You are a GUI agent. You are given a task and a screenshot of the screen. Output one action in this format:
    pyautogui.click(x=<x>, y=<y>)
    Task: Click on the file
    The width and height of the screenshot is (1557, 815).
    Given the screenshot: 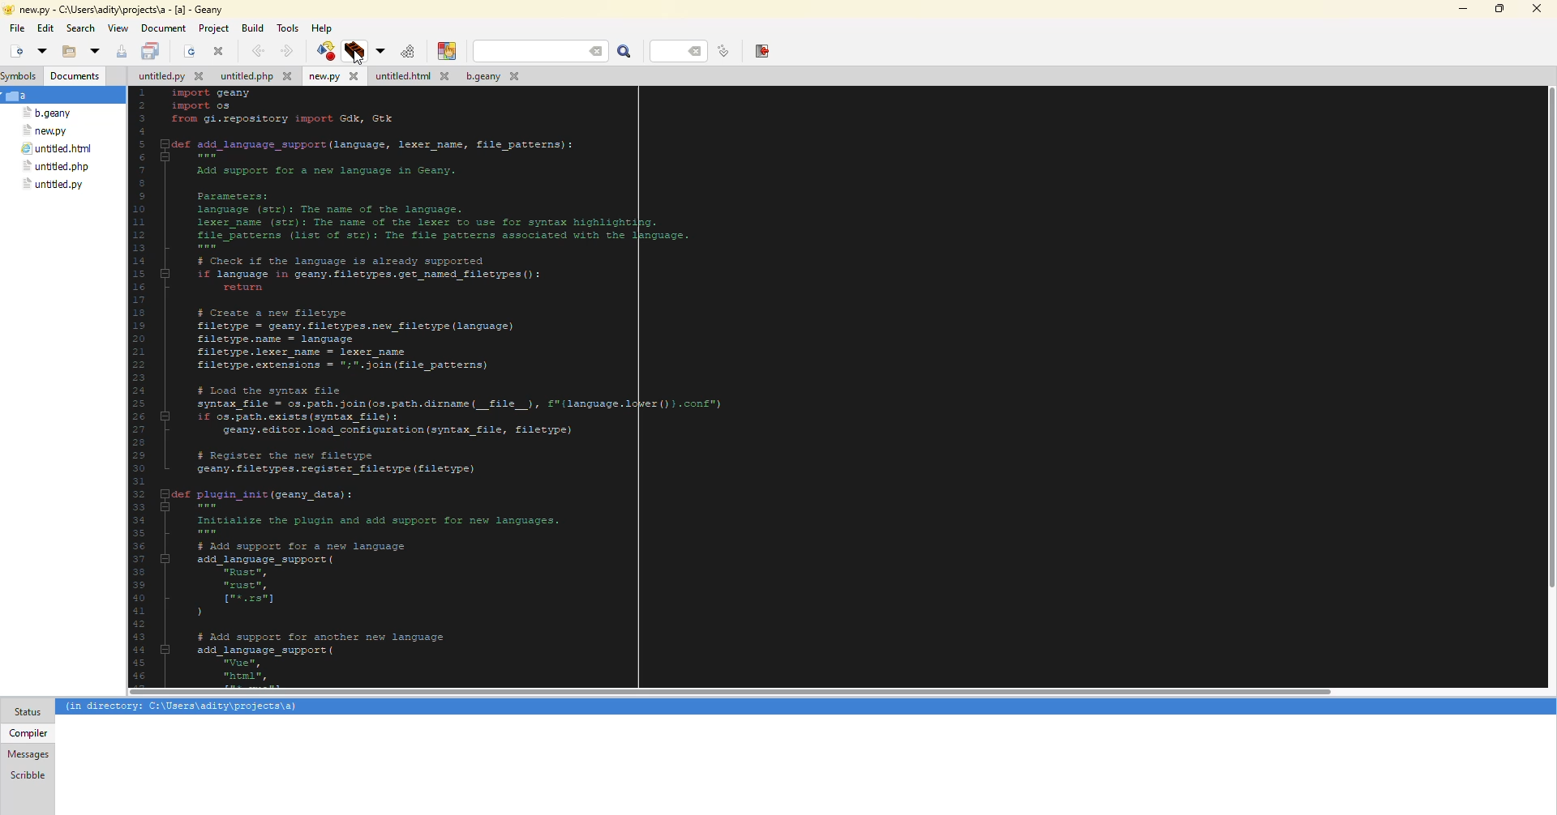 What is the action you would take?
    pyautogui.click(x=167, y=76)
    